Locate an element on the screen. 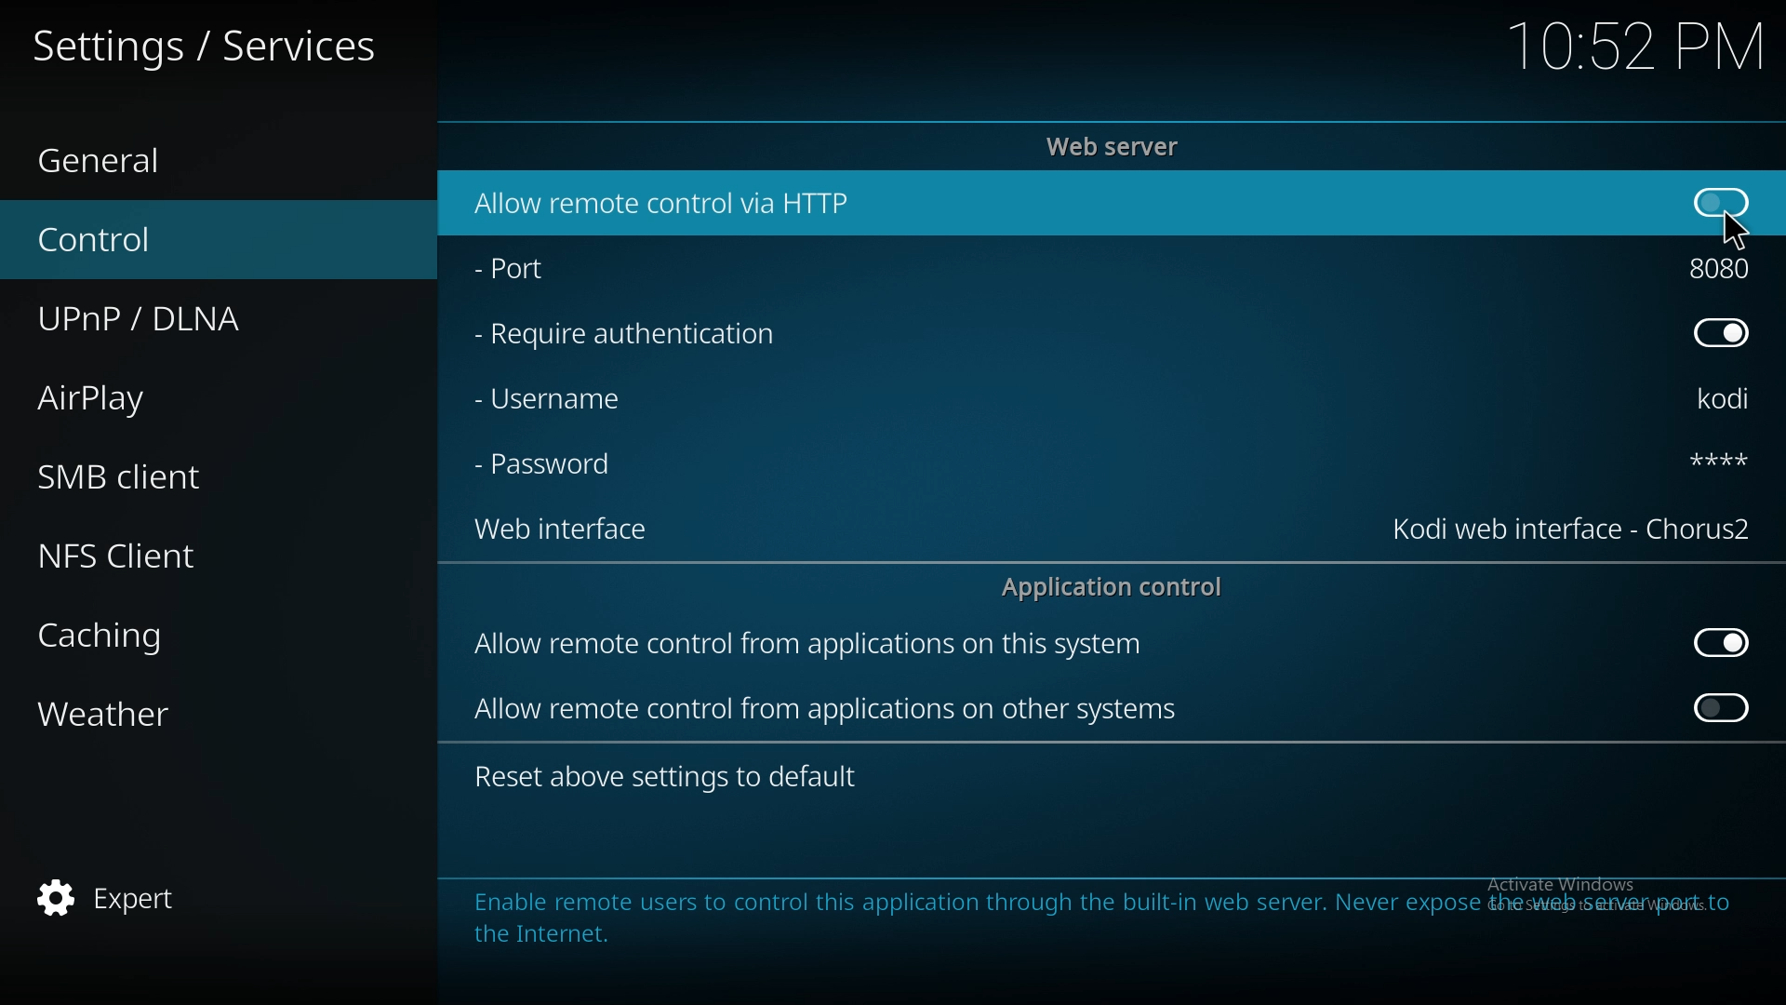  allow remote control from apps on other systems is located at coordinates (830, 709).